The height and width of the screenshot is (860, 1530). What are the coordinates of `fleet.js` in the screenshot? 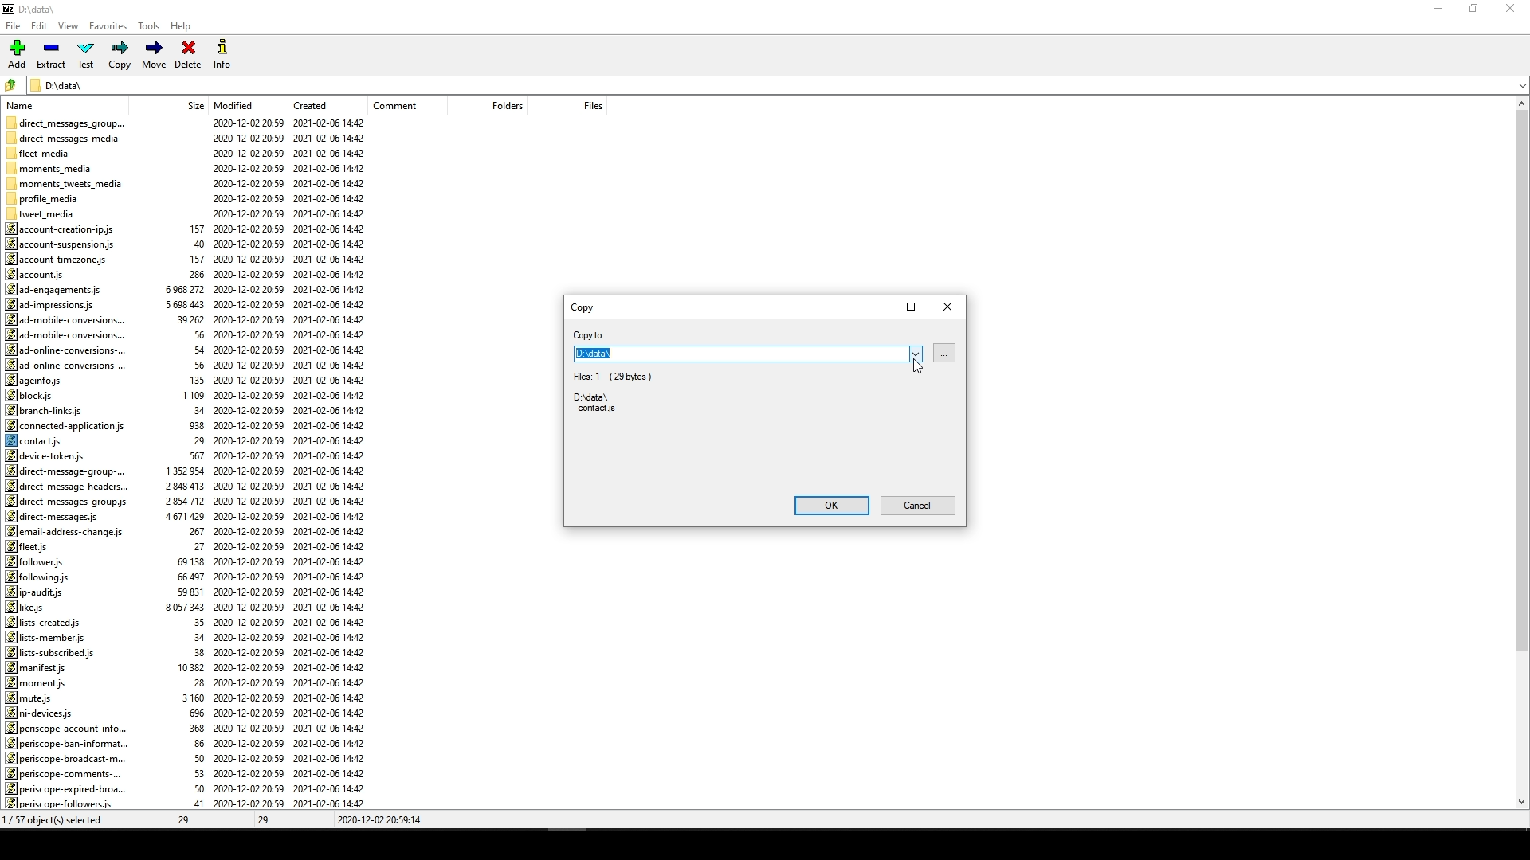 It's located at (29, 546).